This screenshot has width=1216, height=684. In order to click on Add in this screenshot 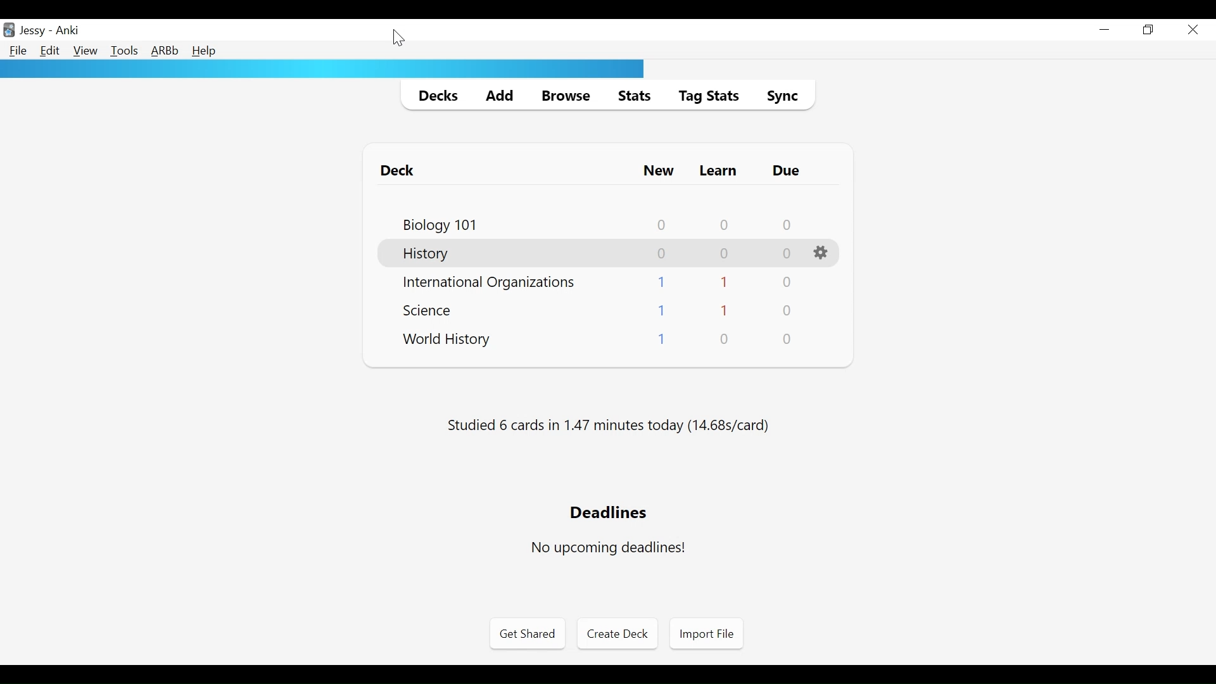, I will do `click(497, 94)`.